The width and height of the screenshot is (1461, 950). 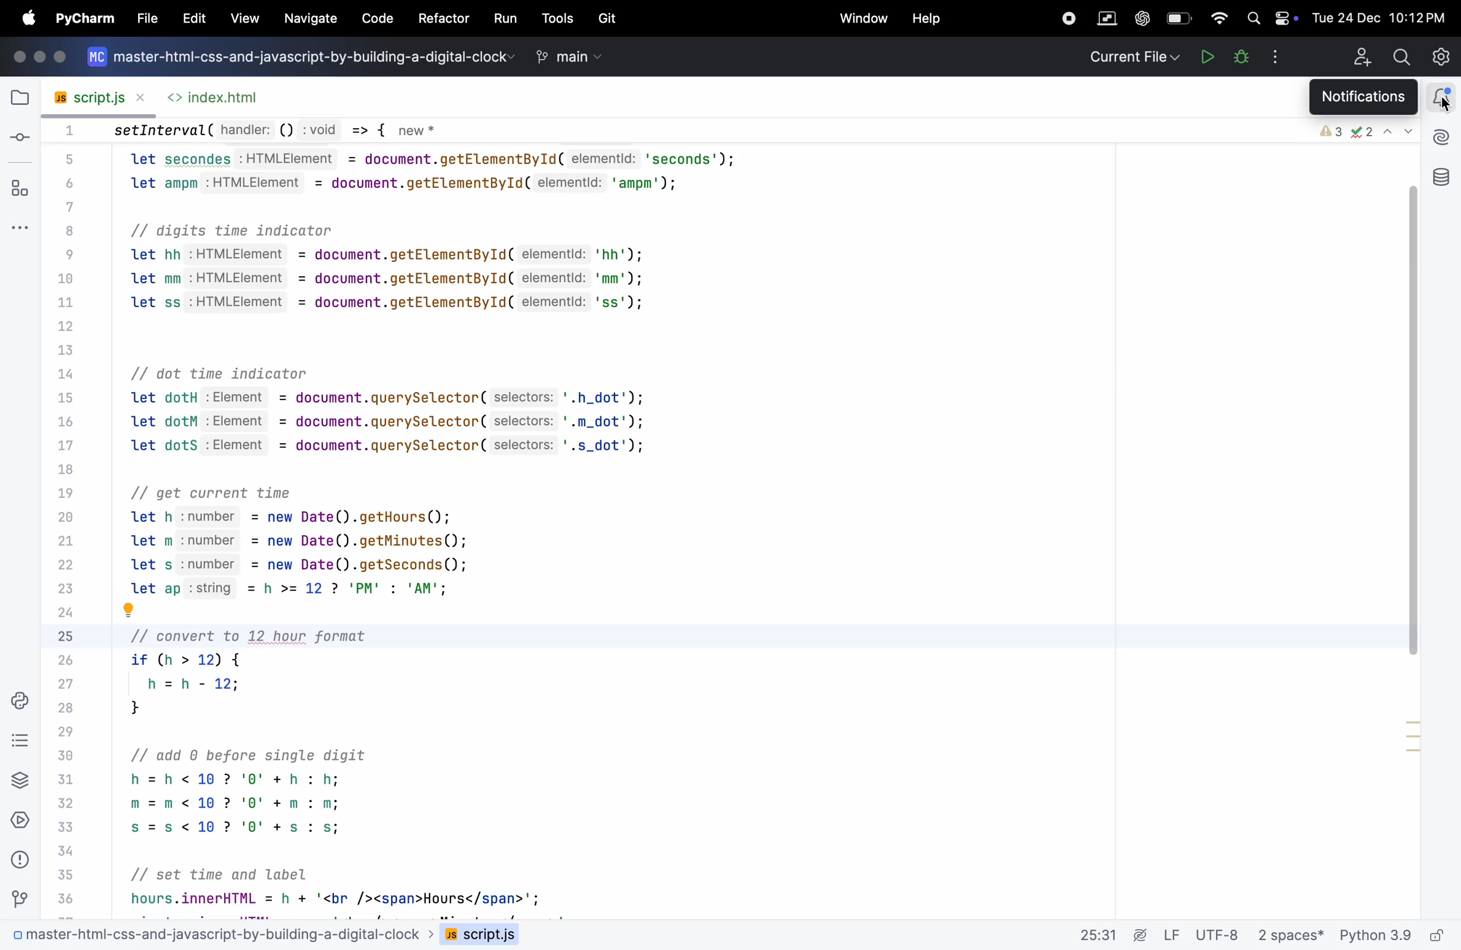 What do you see at coordinates (1108, 17) in the screenshot?
I see `parallel space` at bounding box center [1108, 17].